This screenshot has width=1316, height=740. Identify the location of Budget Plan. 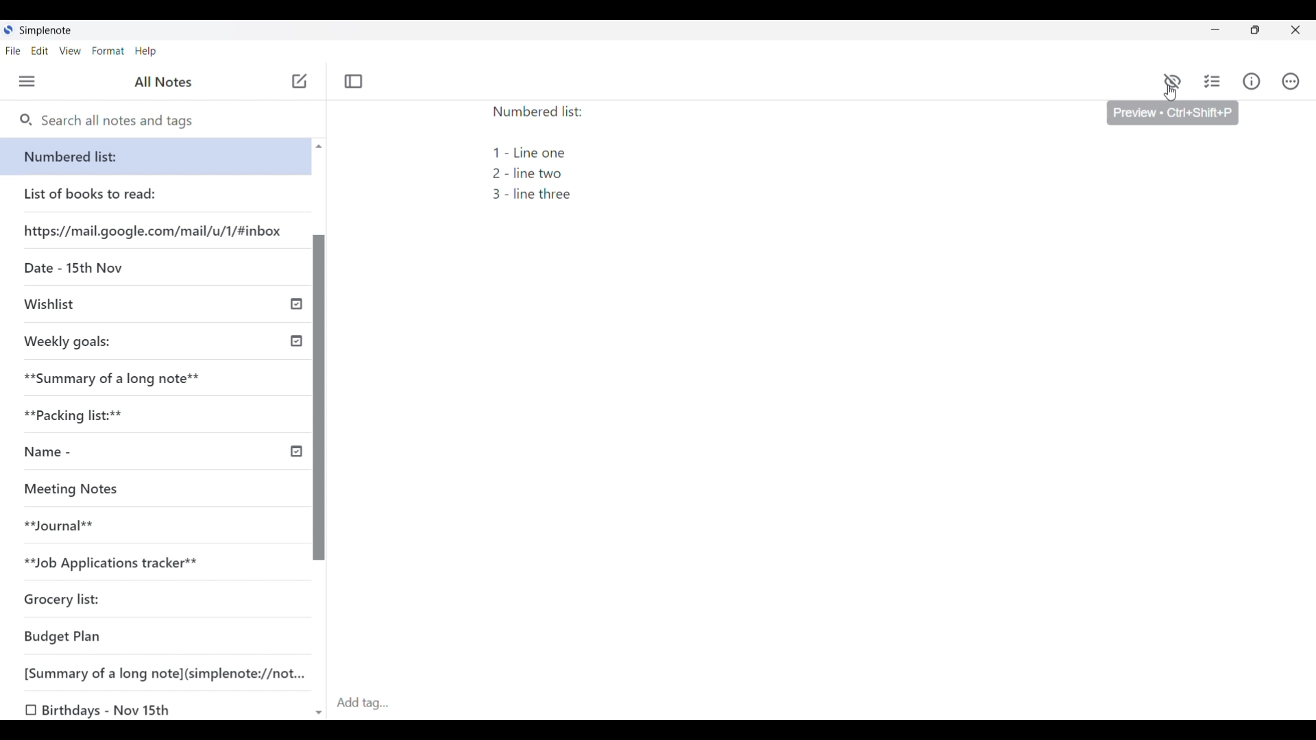
(69, 637).